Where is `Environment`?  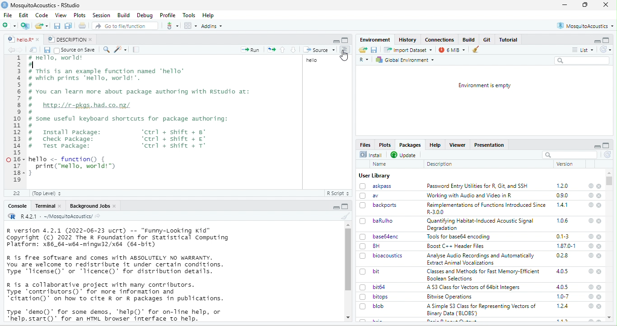
Environment is located at coordinates (374, 39).